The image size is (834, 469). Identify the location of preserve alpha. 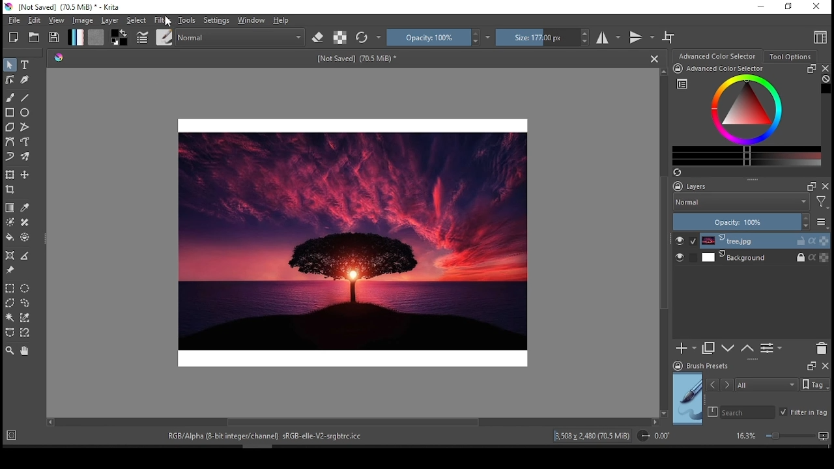
(339, 38).